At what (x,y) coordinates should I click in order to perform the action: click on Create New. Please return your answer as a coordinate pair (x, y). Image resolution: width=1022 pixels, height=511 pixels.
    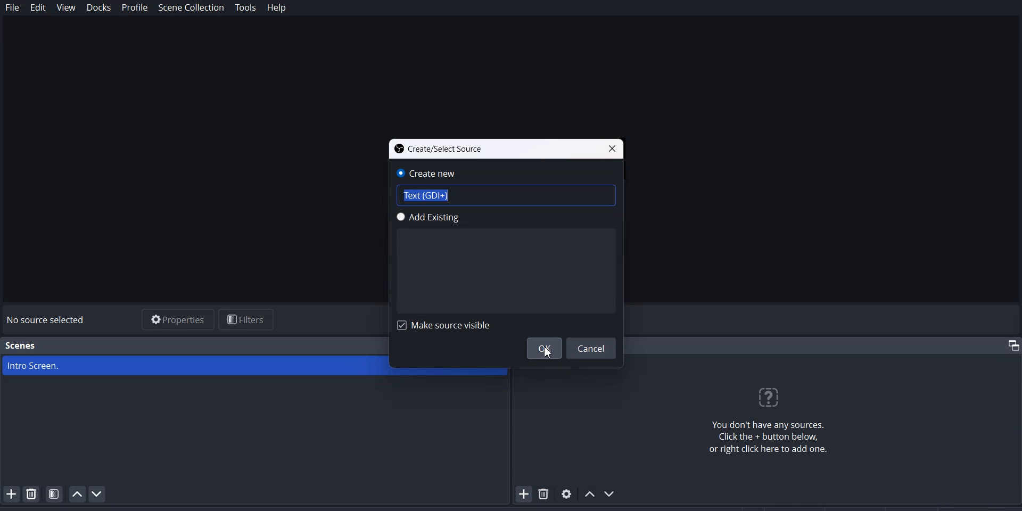
    Looking at the image, I should click on (506, 174).